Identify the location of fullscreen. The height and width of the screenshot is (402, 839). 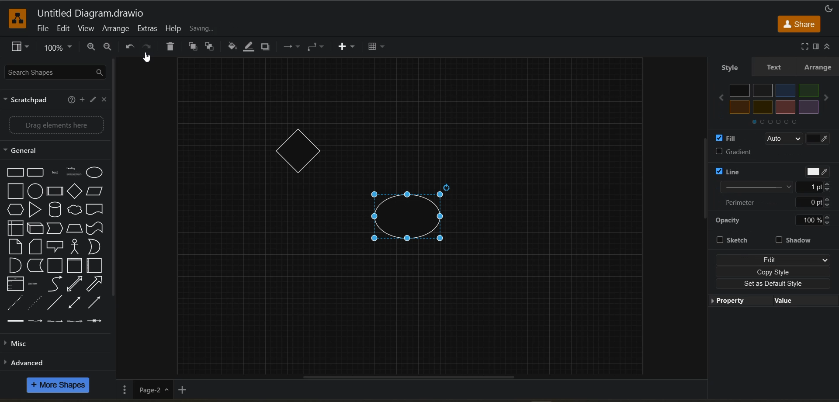
(804, 47).